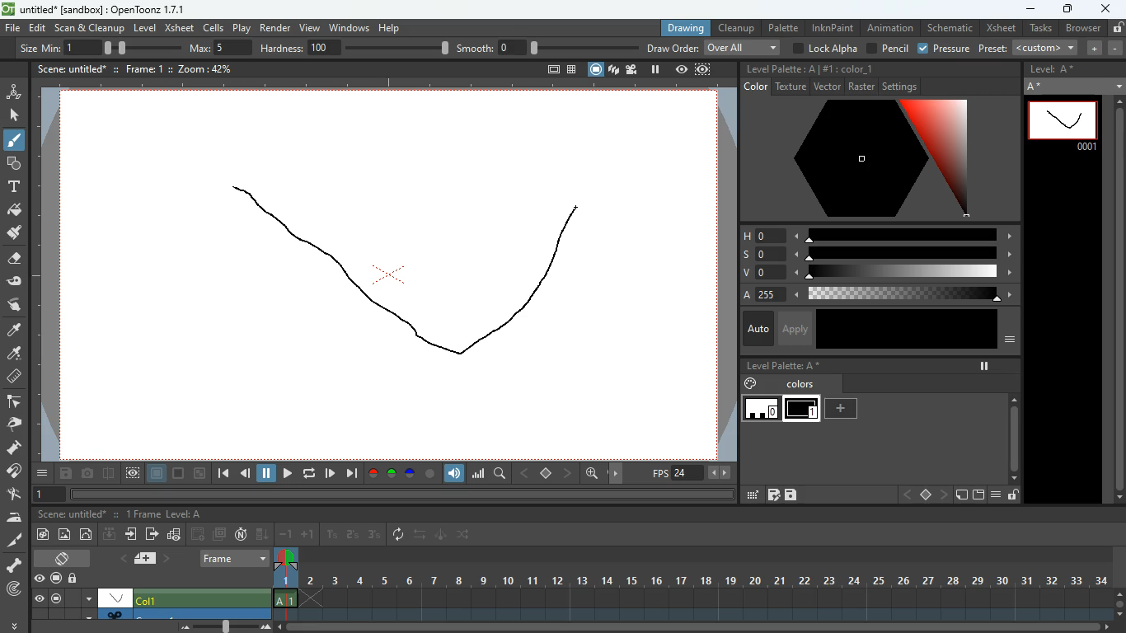 The width and height of the screenshot is (1126, 633). Describe the element at coordinates (14, 448) in the screenshot. I see `pump` at that location.